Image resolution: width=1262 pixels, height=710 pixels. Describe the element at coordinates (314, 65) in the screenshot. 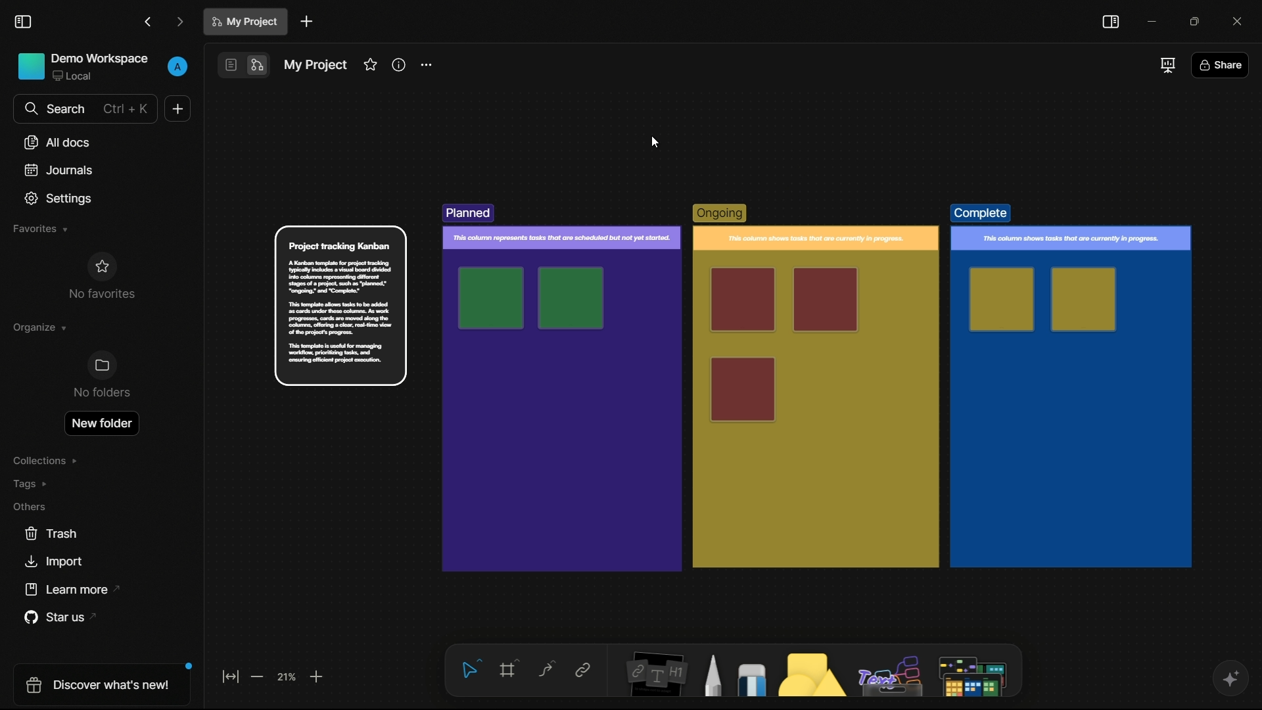

I see `document name` at that location.